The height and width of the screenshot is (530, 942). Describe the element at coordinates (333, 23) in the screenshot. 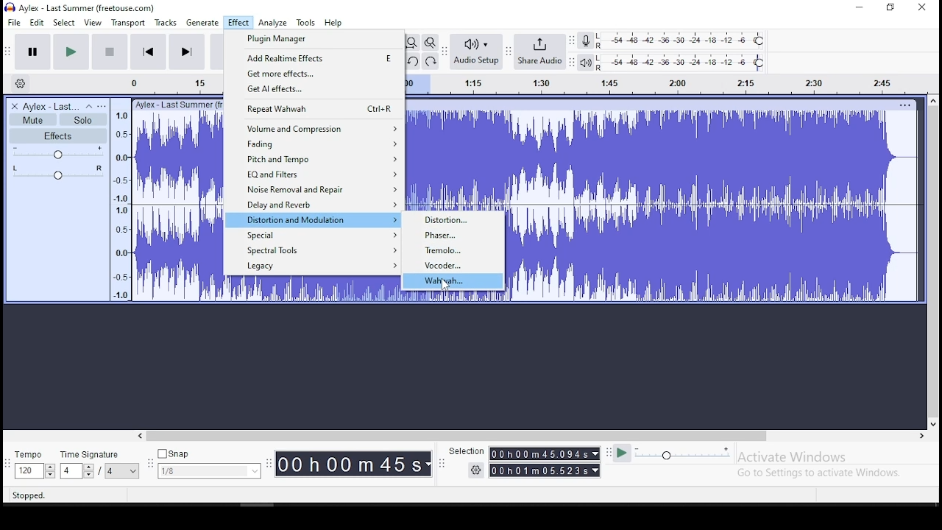

I see `help` at that location.